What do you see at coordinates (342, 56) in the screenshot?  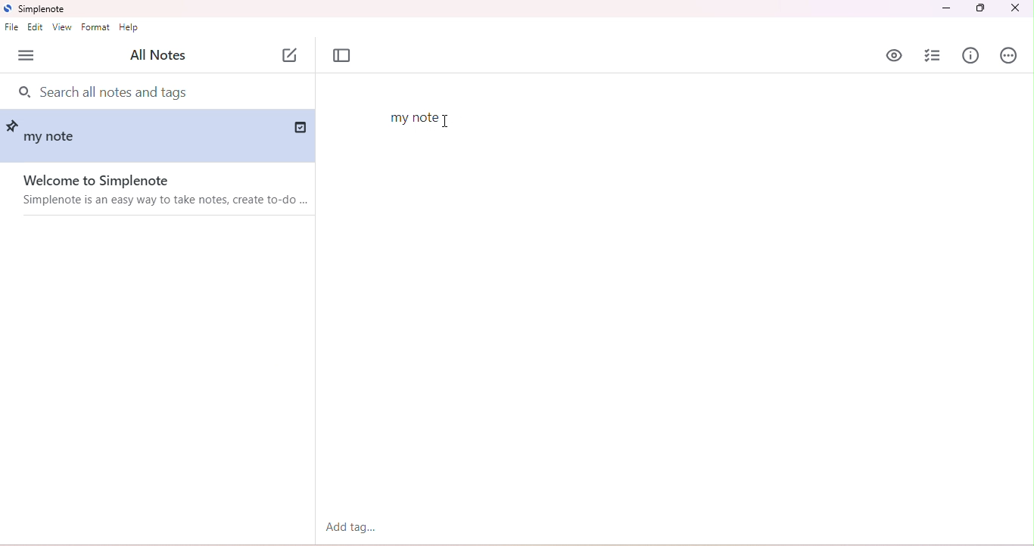 I see `toggle focus mode` at bounding box center [342, 56].